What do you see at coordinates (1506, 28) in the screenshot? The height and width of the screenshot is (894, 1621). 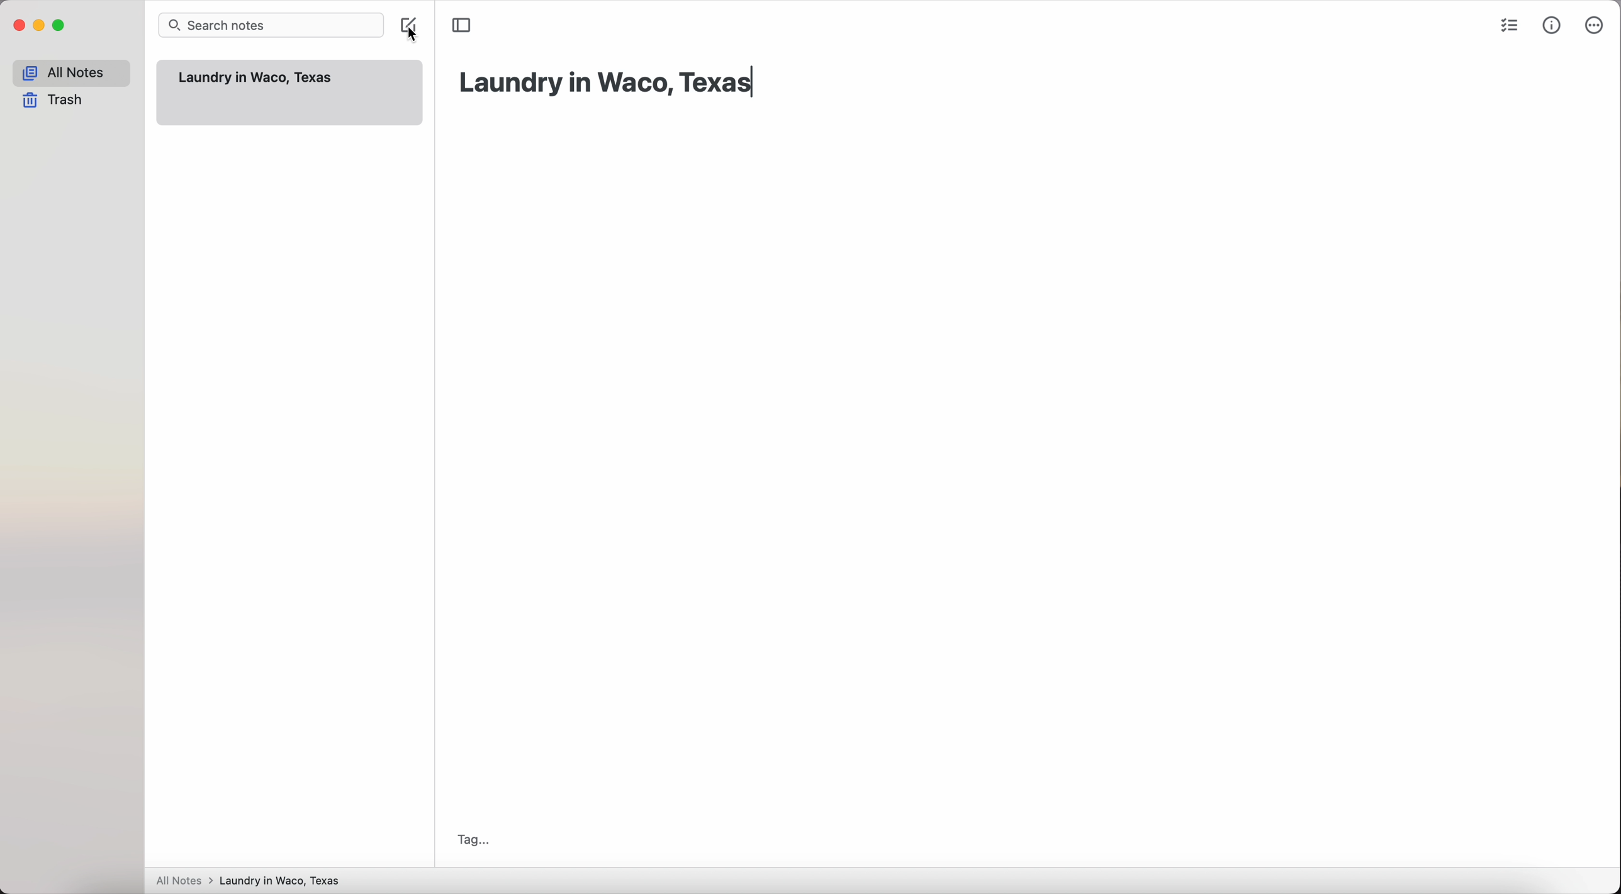 I see `check list` at bounding box center [1506, 28].